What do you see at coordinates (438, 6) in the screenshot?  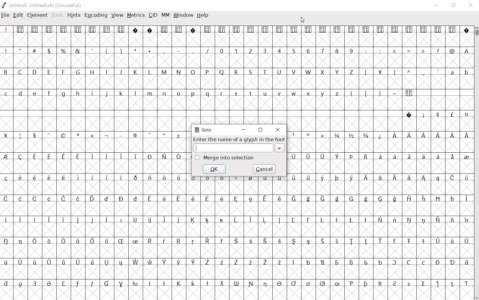 I see `minimize` at bounding box center [438, 6].